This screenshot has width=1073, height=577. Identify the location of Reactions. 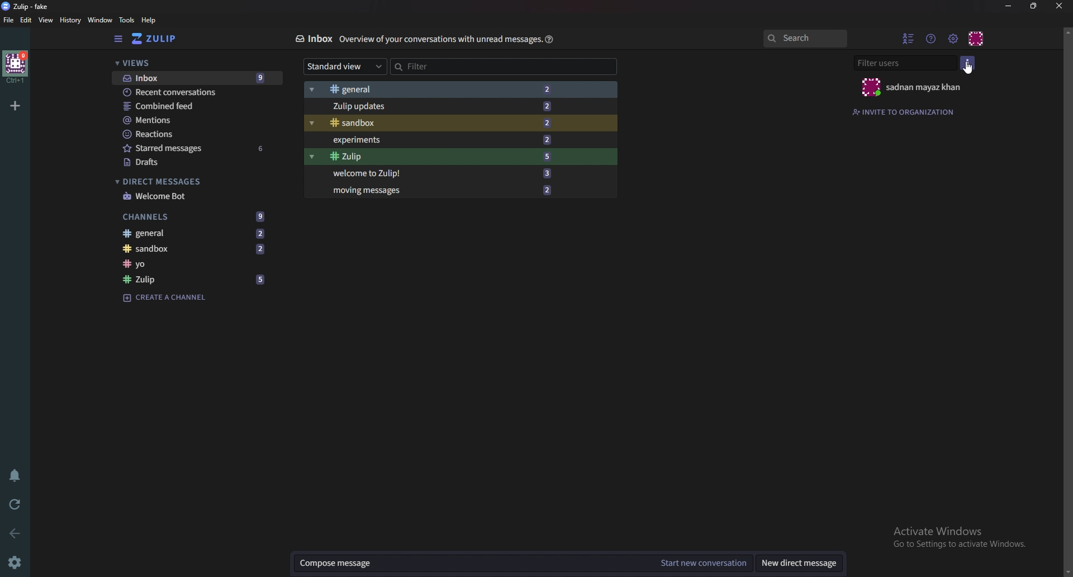
(184, 134).